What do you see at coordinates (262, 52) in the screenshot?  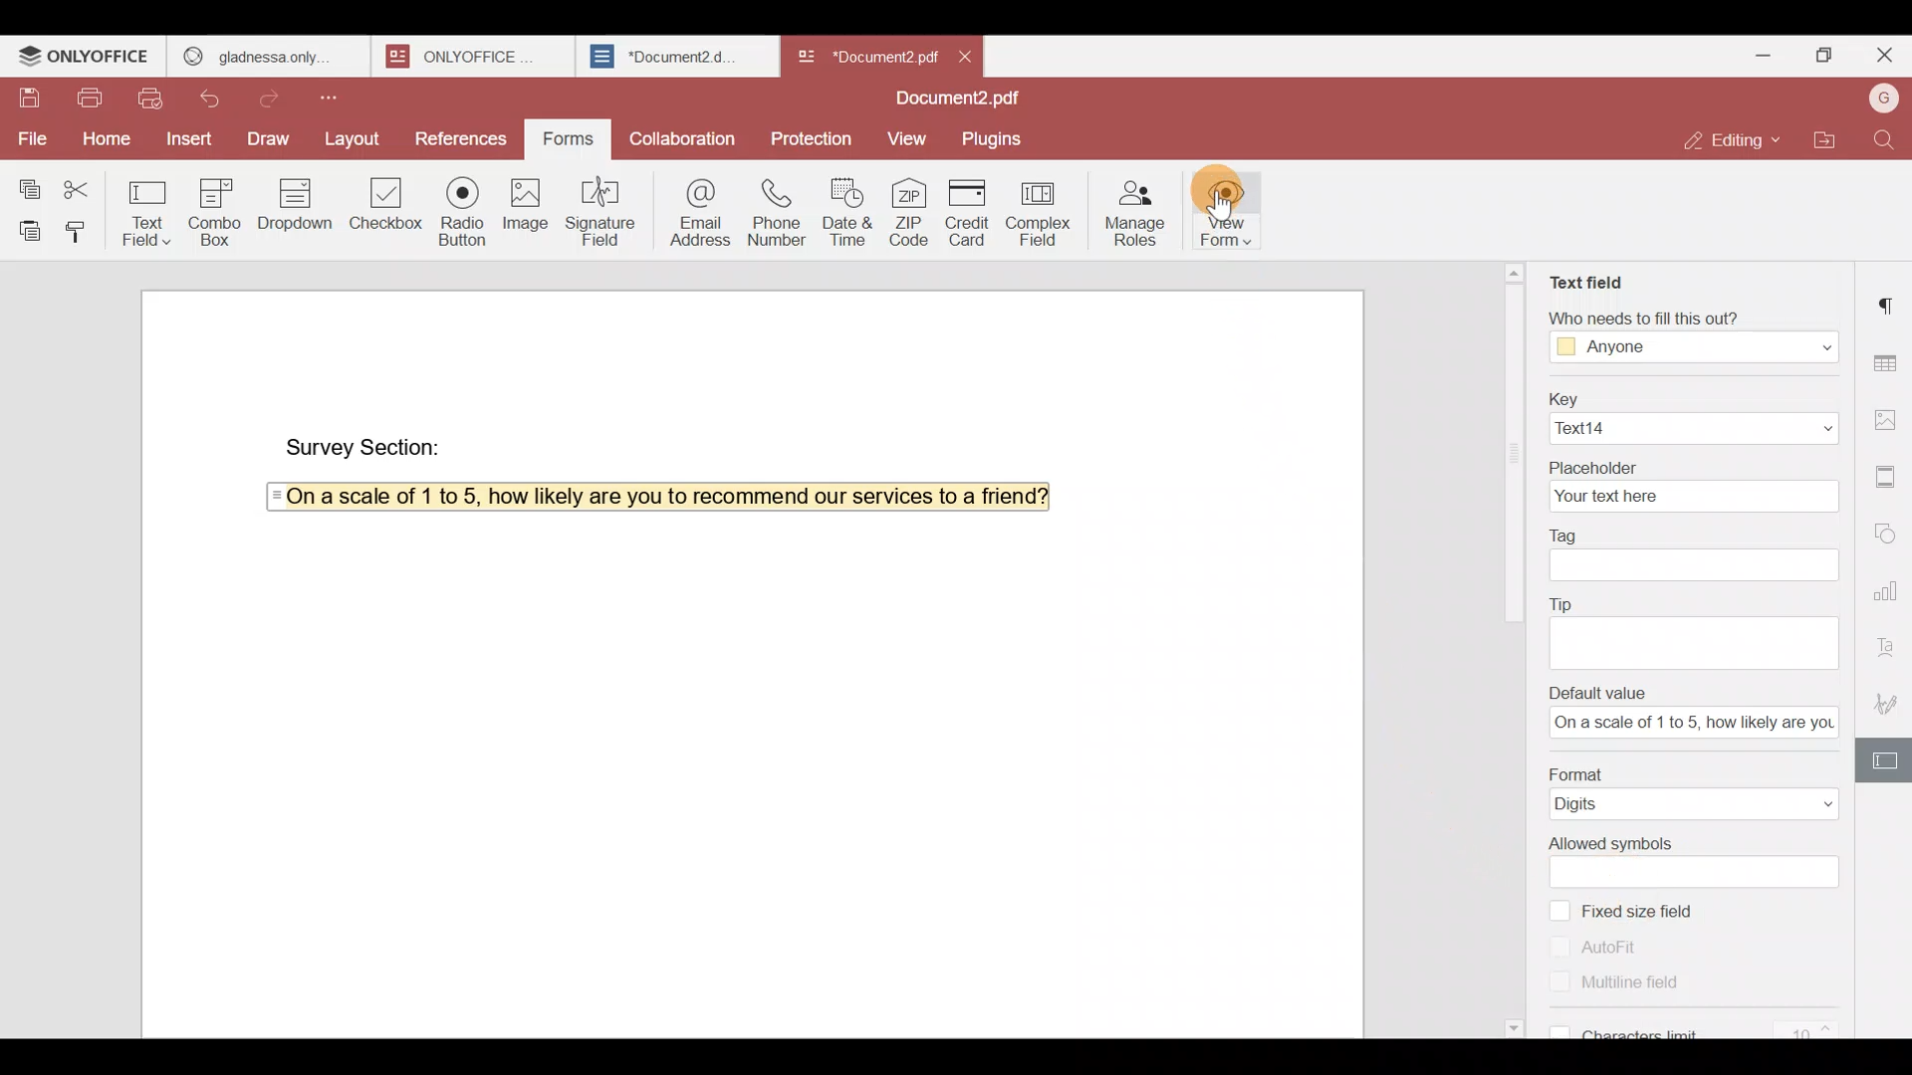 I see `GLADNESS ONLY` at bounding box center [262, 52].